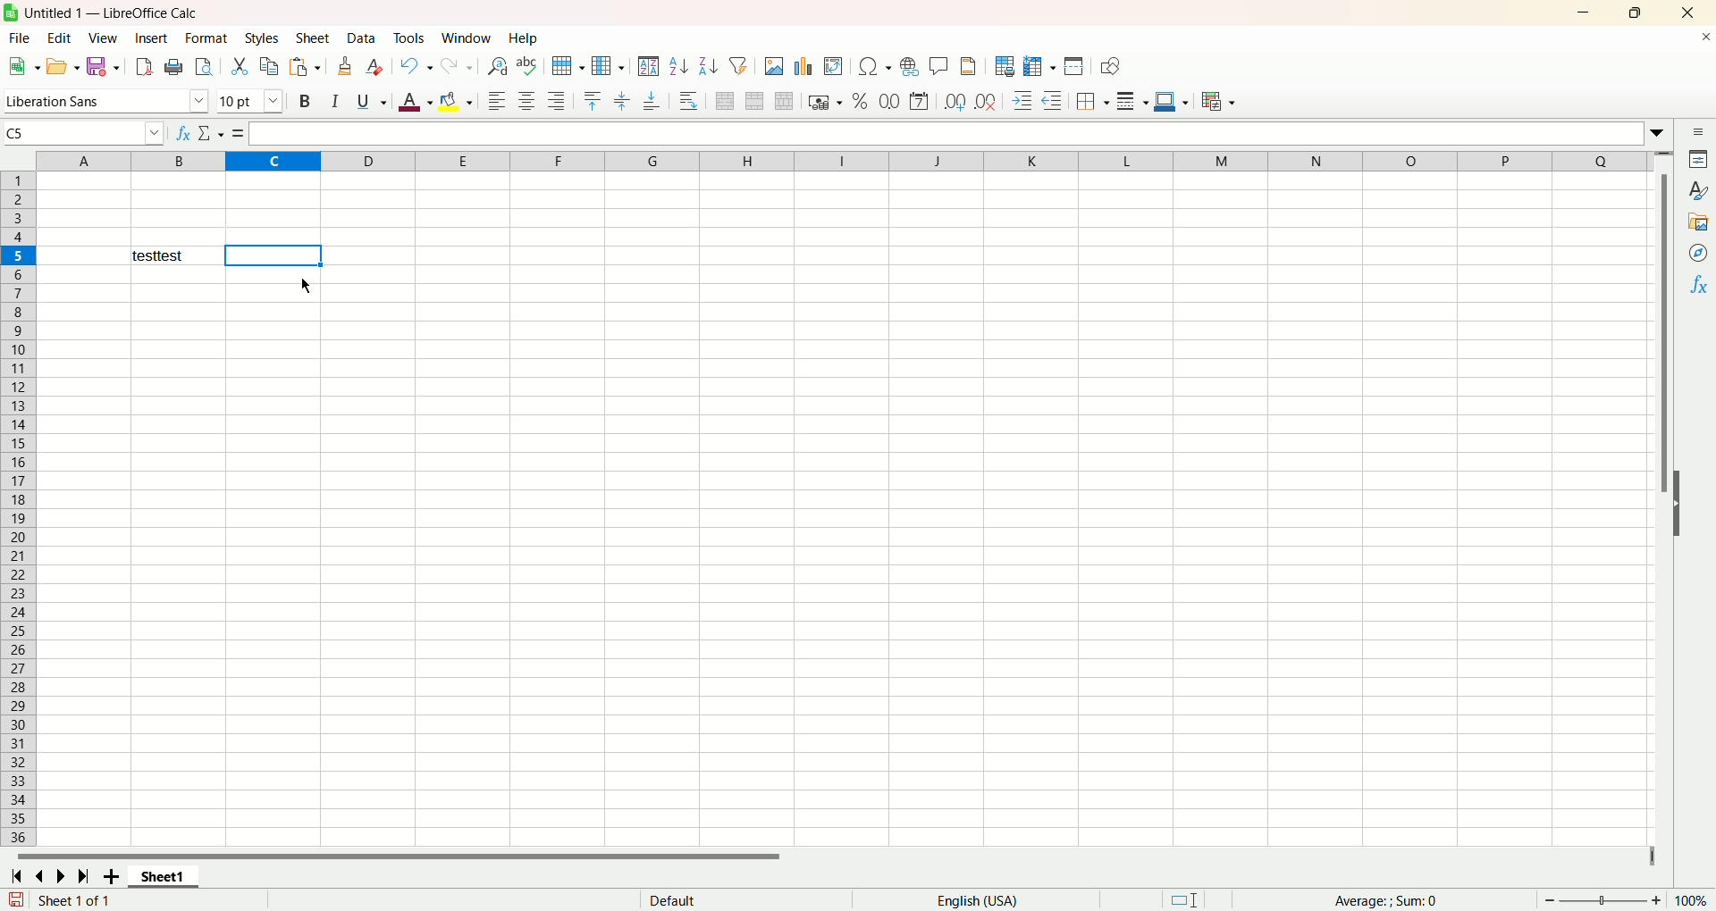 Image resolution: width=1716 pixels, height=911 pixels. Describe the element at coordinates (240, 134) in the screenshot. I see `formula` at that location.